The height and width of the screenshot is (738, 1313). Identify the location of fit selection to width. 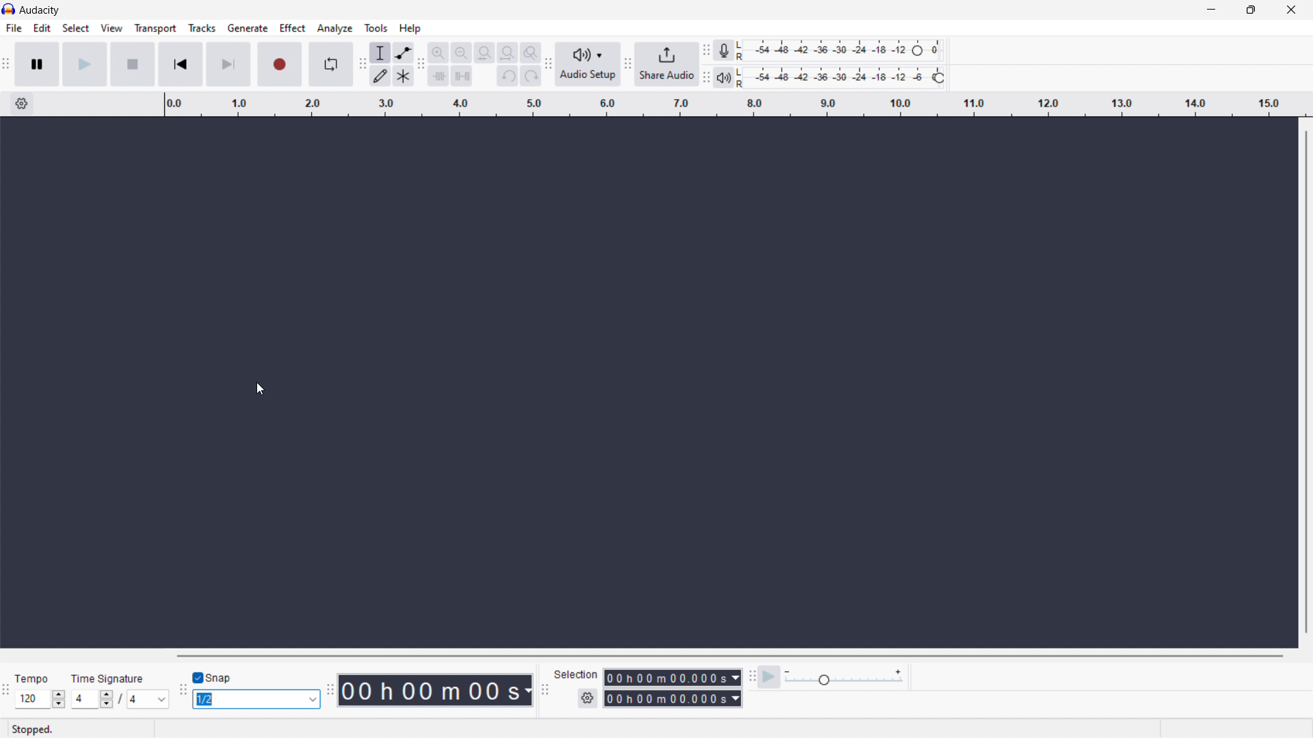
(484, 52).